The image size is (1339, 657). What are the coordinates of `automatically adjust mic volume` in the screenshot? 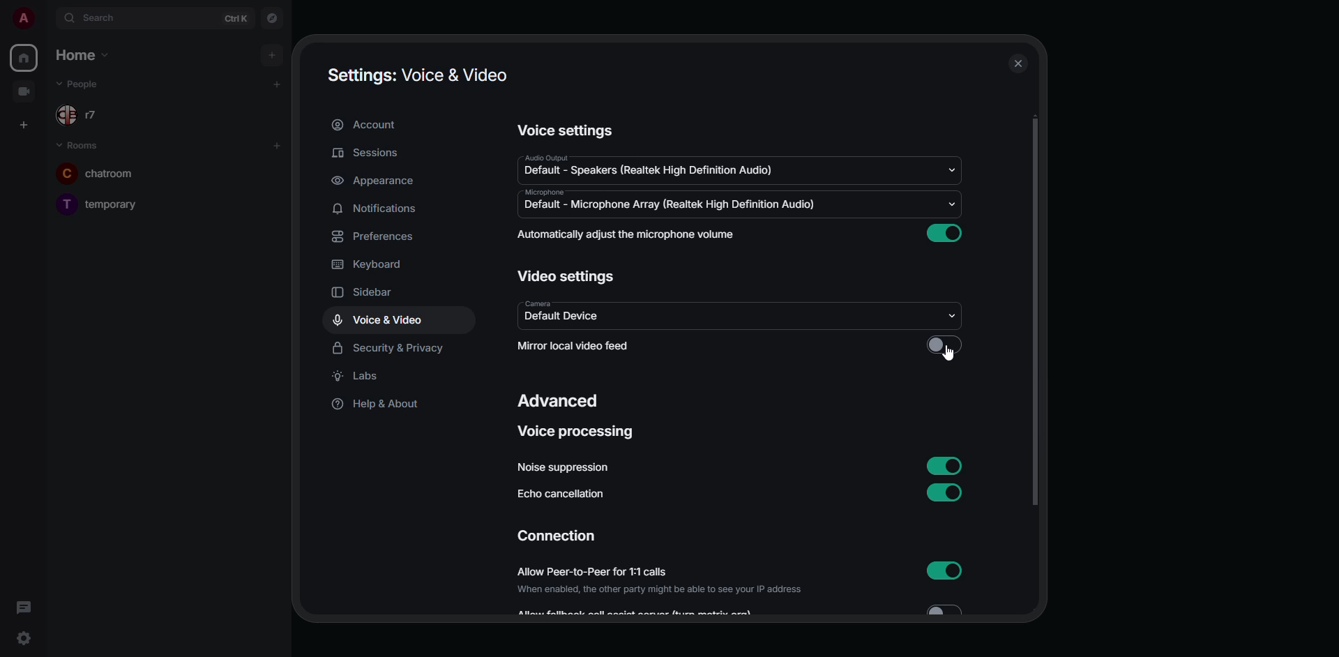 It's located at (630, 234).